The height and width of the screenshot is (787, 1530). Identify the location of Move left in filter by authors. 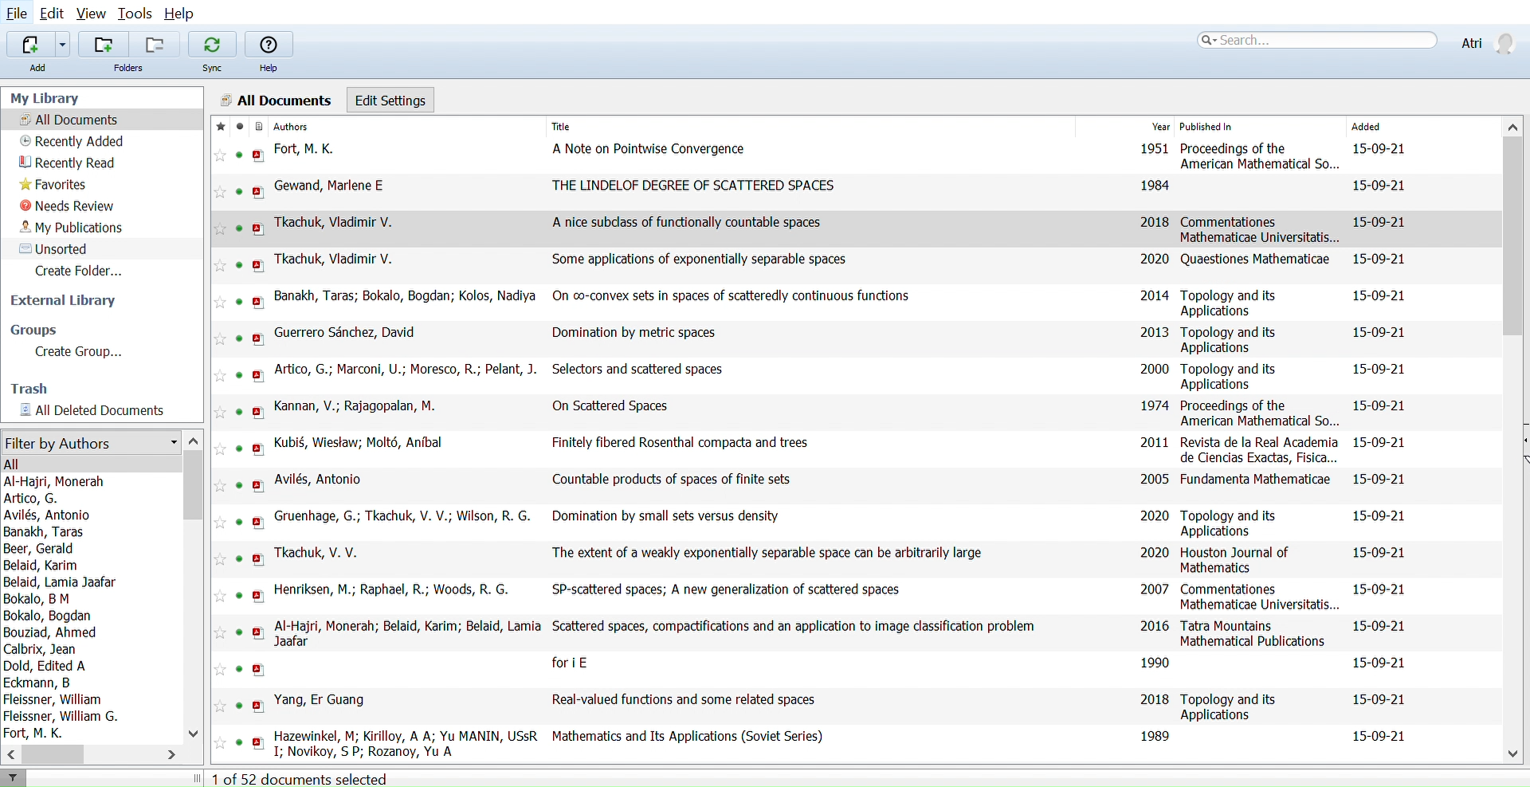
(10, 754).